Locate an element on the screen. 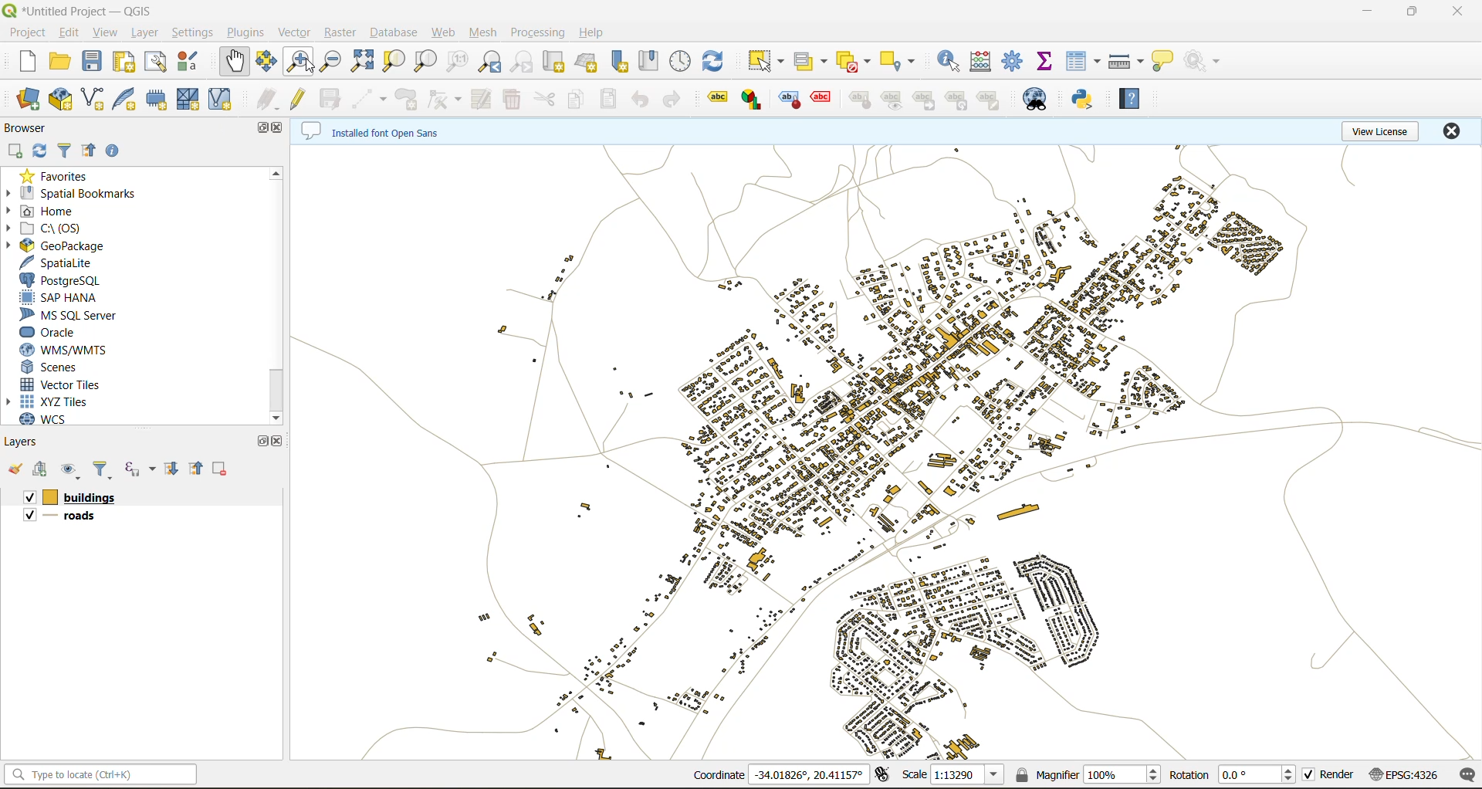 Image resolution: width=1482 pixels, height=789 pixels. plugins is located at coordinates (244, 33).